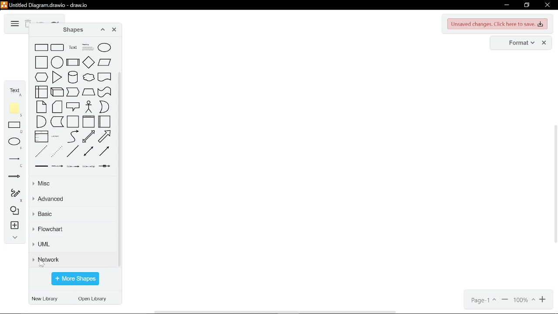  Describe the element at coordinates (88, 47) in the screenshot. I see `heading` at that location.